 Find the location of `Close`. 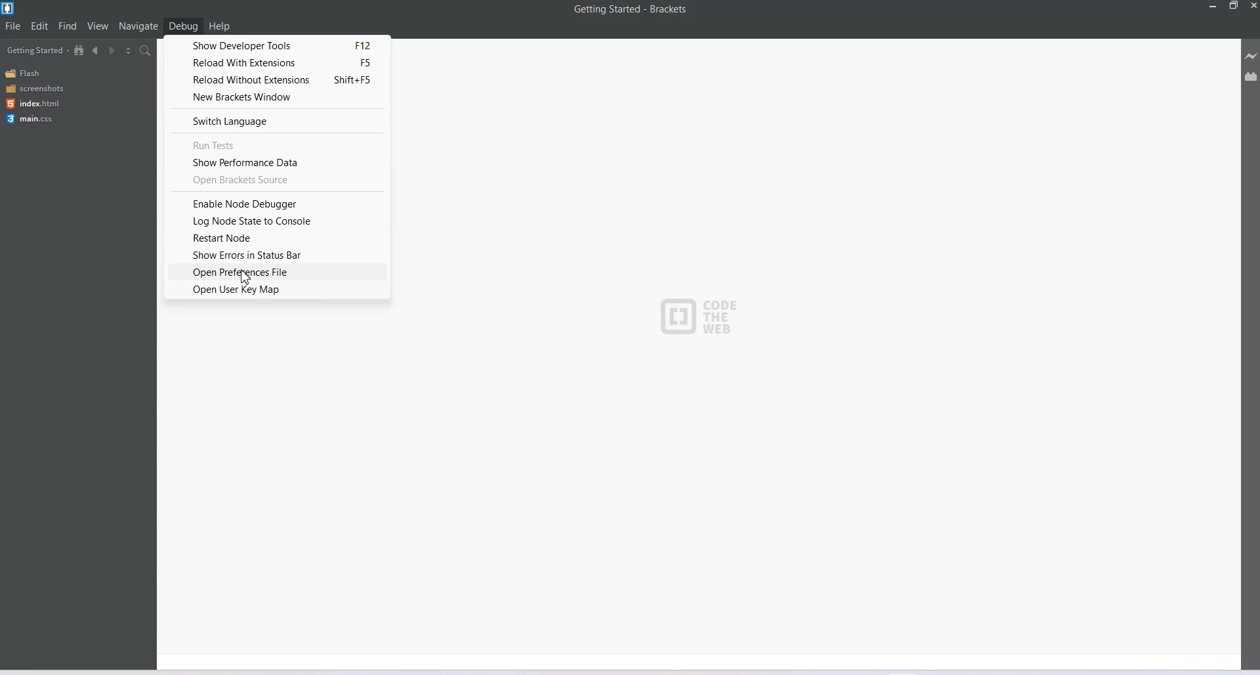

Close is located at coordinates (1252, 7).